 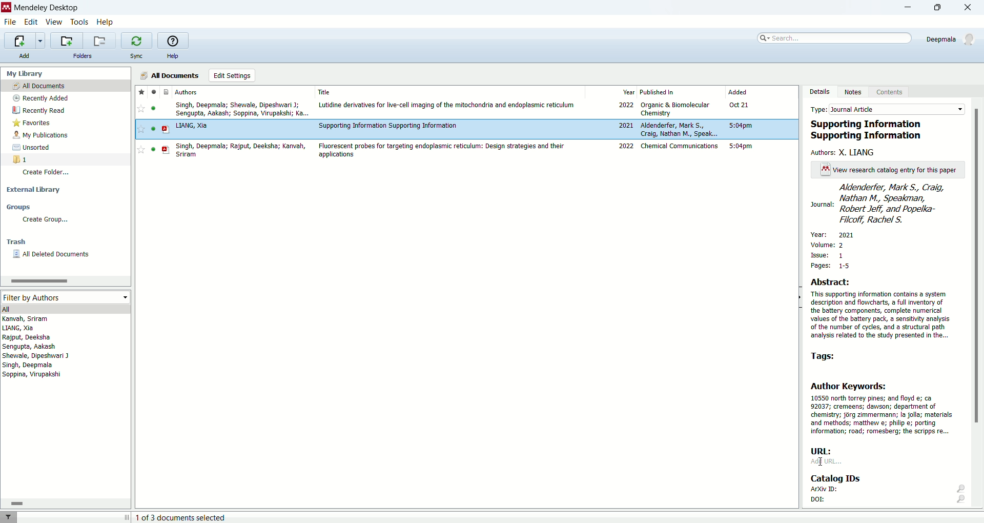 I want to click on unread, so click(x=153, y=129).